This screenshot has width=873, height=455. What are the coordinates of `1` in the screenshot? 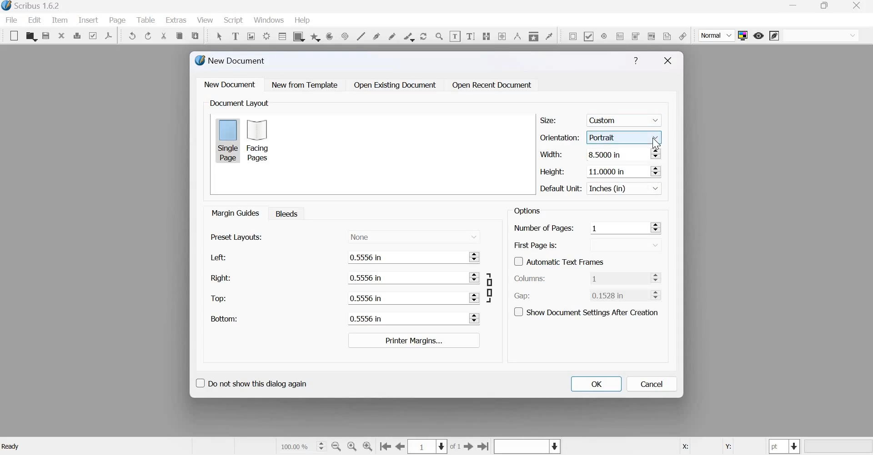 It's located at (619, 277).